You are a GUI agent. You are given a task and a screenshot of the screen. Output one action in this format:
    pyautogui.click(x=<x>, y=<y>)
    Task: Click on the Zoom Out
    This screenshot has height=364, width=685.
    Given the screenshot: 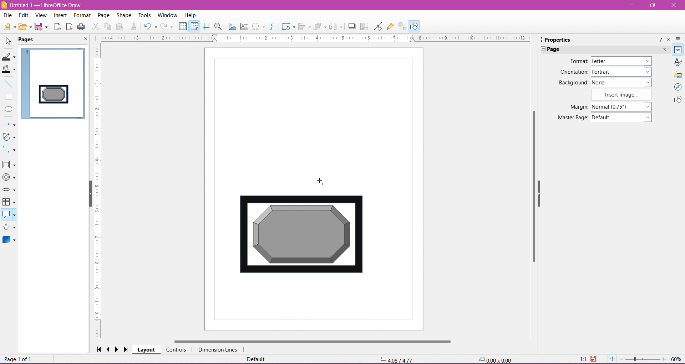 What is the action you would take?
    pyautogui.click(x=621, y=359)
    